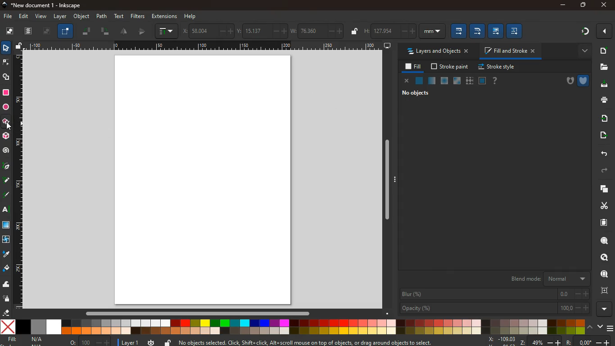 Image resolution: width=615 pixels, height=346 pixels. I want to click on fill, so click(413, 67).